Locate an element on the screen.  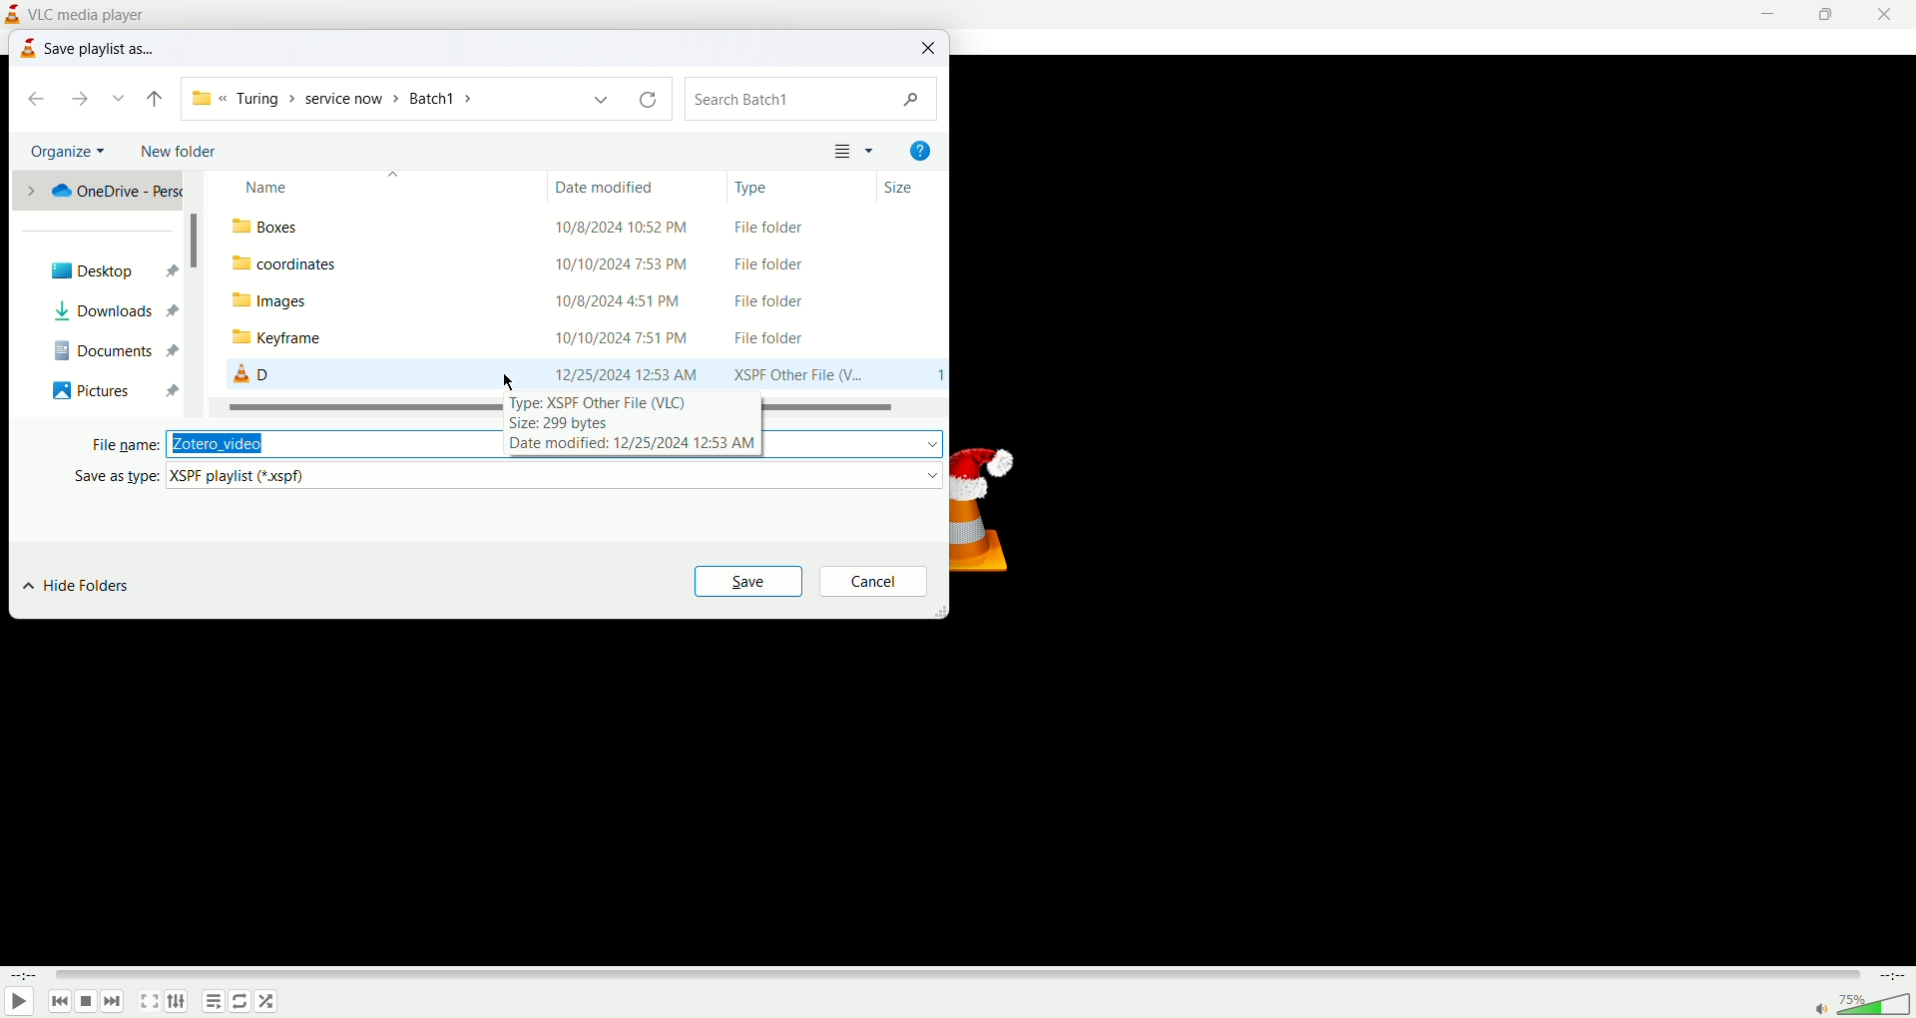
app icon is located at coordinates (27, 50).